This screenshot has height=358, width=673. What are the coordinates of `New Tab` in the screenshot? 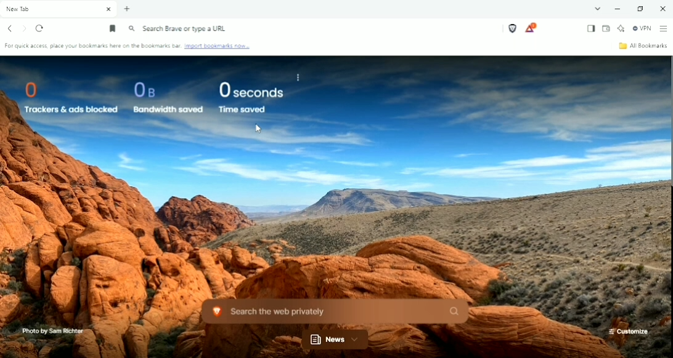 It's located at (127, 9).